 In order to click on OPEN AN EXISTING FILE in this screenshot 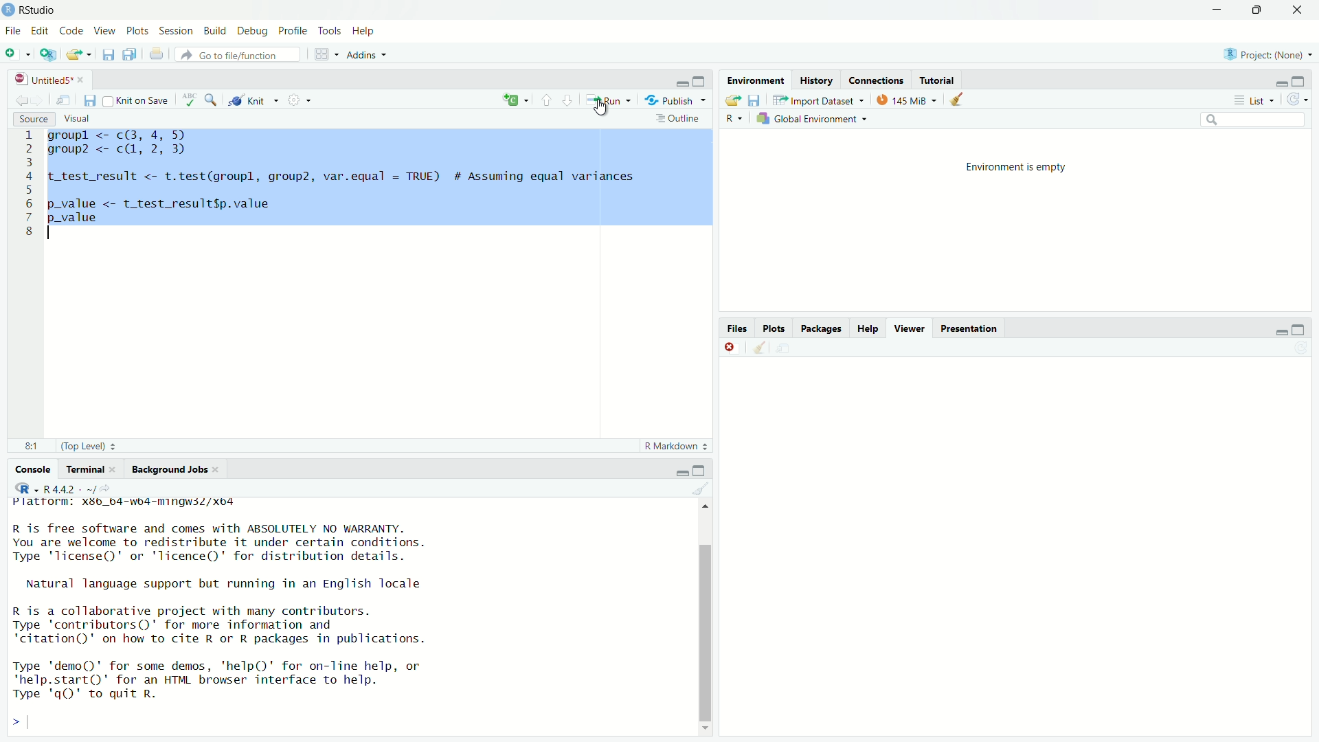, I will do `click(78, 54)`.